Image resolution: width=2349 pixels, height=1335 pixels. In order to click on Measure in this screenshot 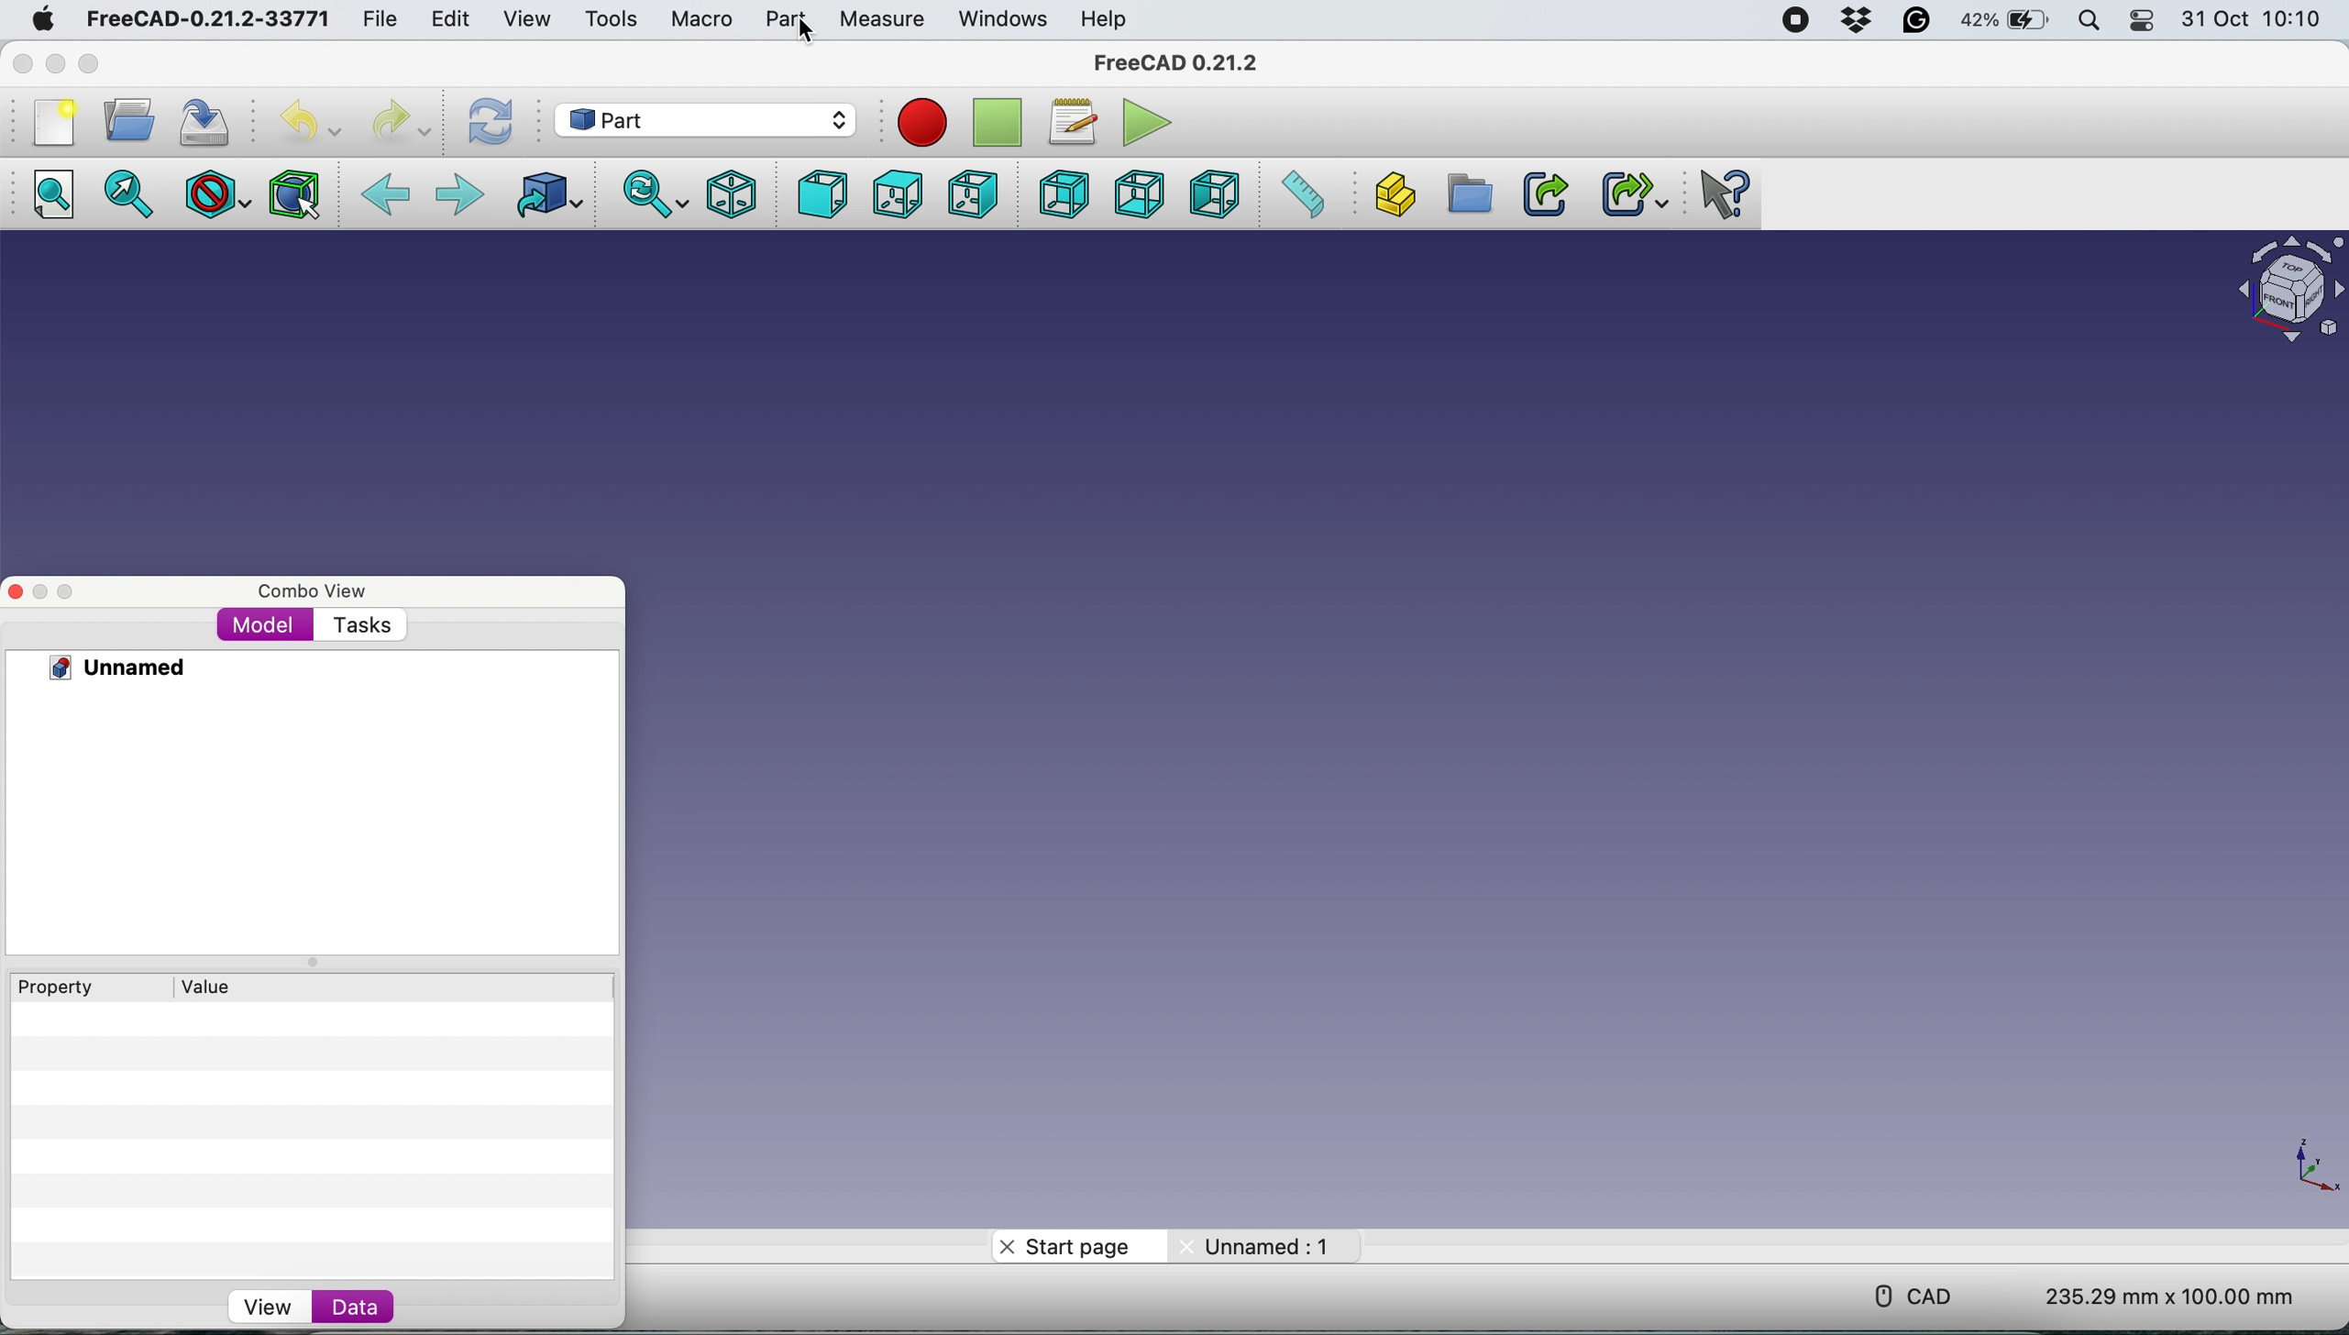, I will do `click(881, 19)`.